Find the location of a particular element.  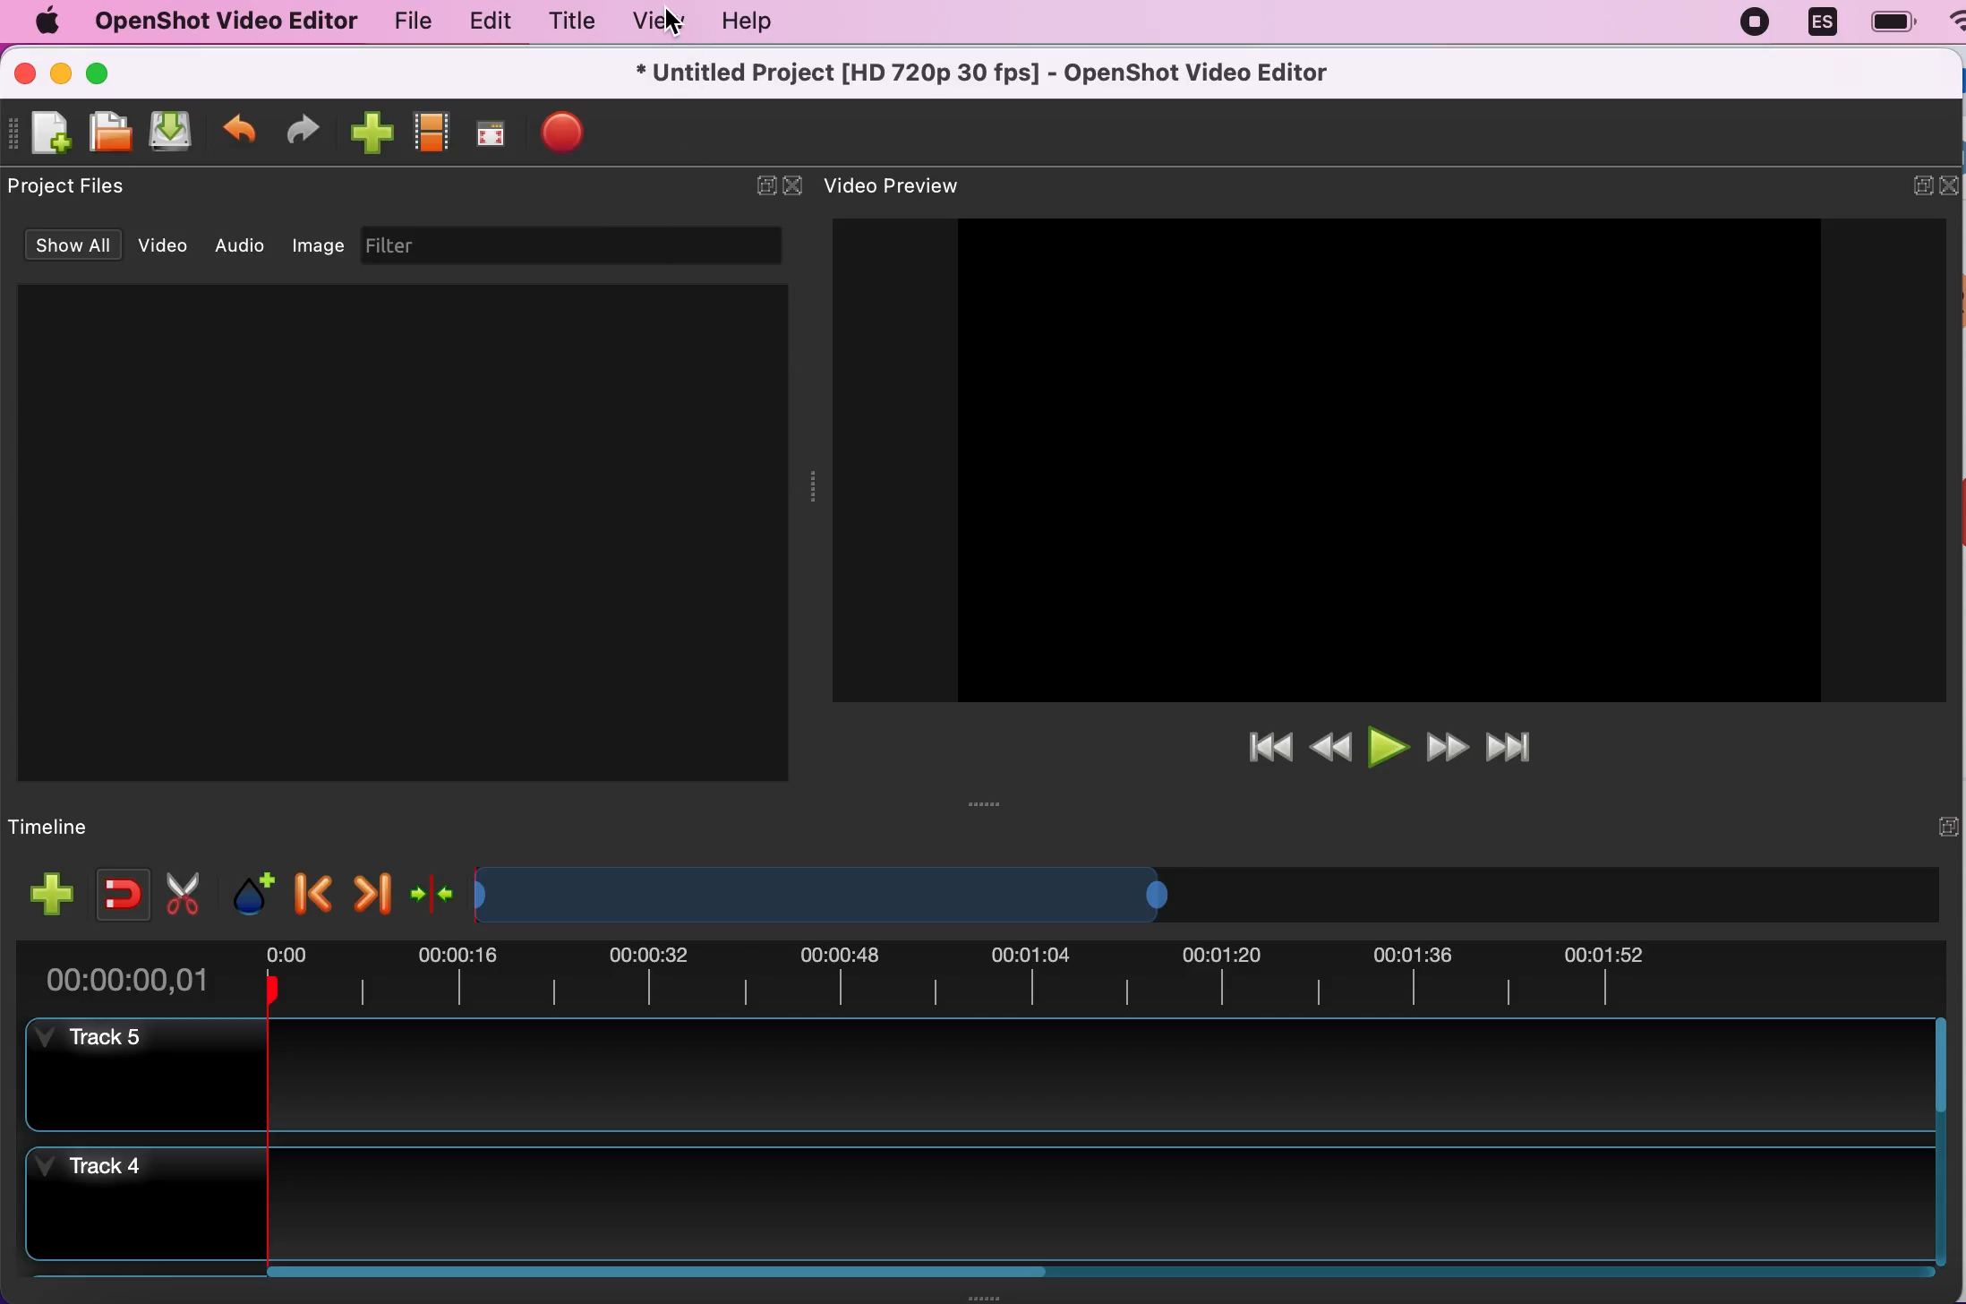

redo is located at coordinates (303, 130).